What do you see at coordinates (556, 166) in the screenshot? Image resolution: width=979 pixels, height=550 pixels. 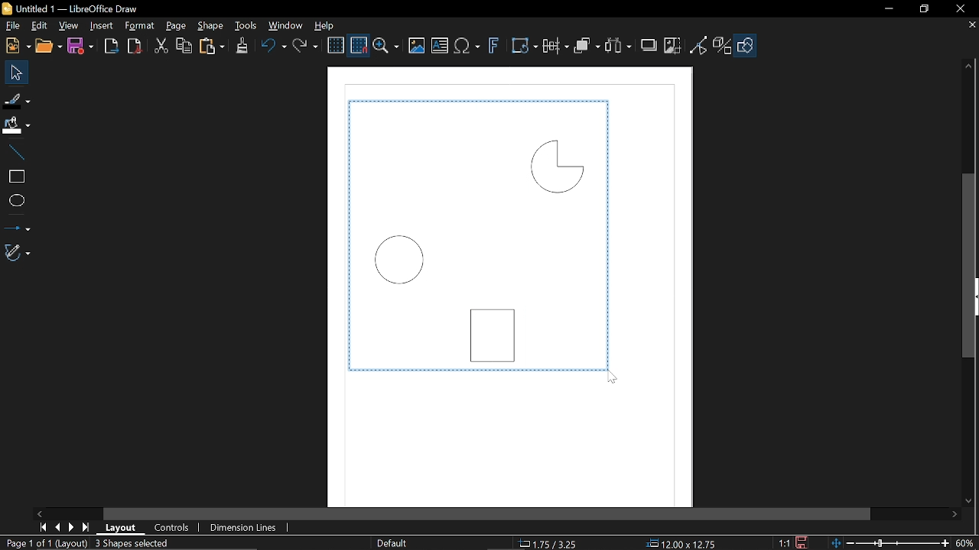 I see `Quarter circle` at bounding box center [556, 166].